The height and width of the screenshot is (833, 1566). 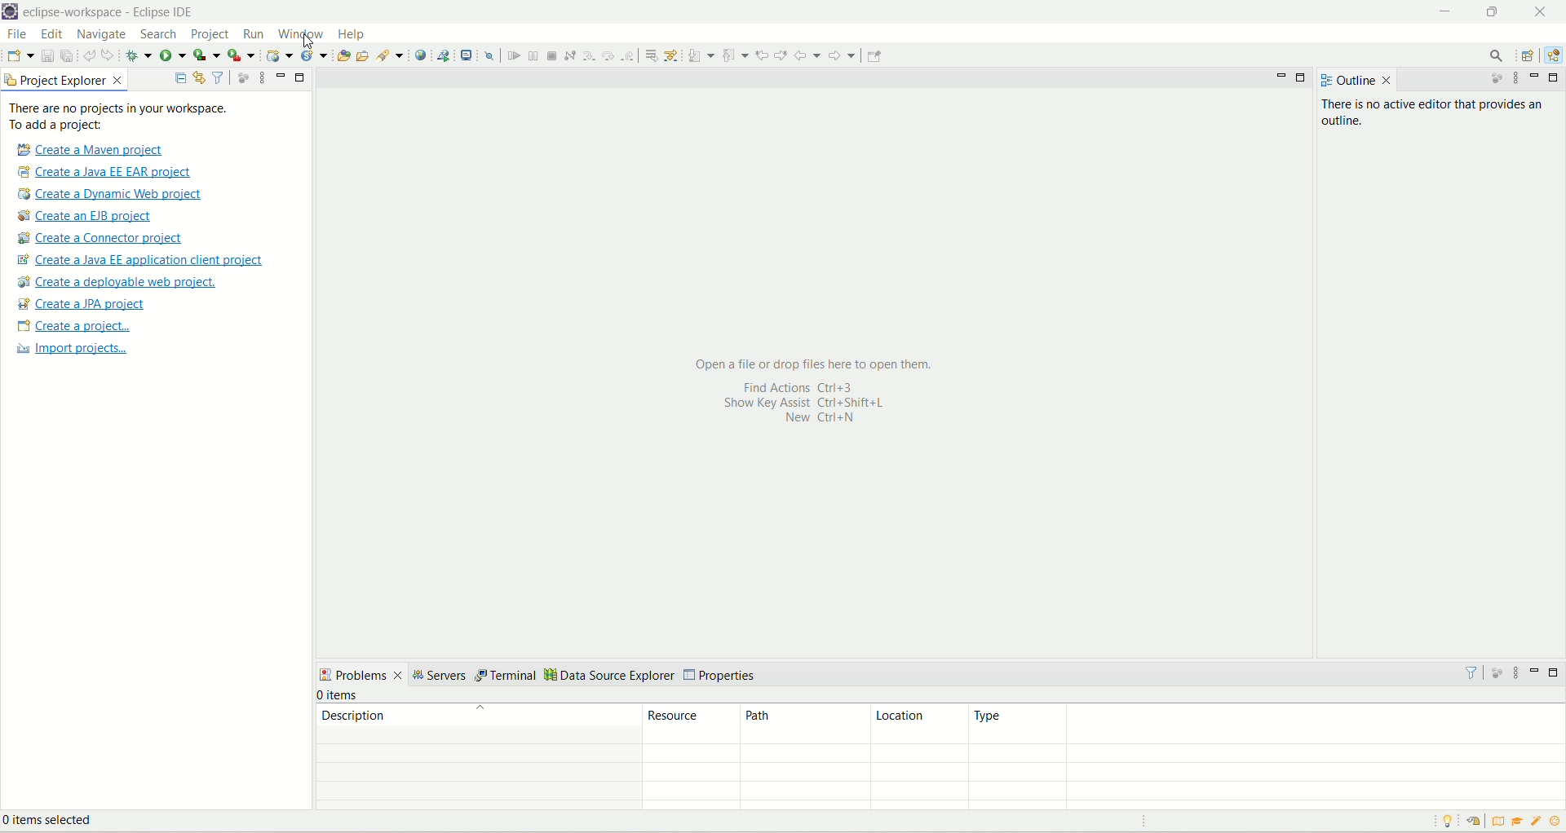 I want to click on navigate, so click(x=104, y=35).